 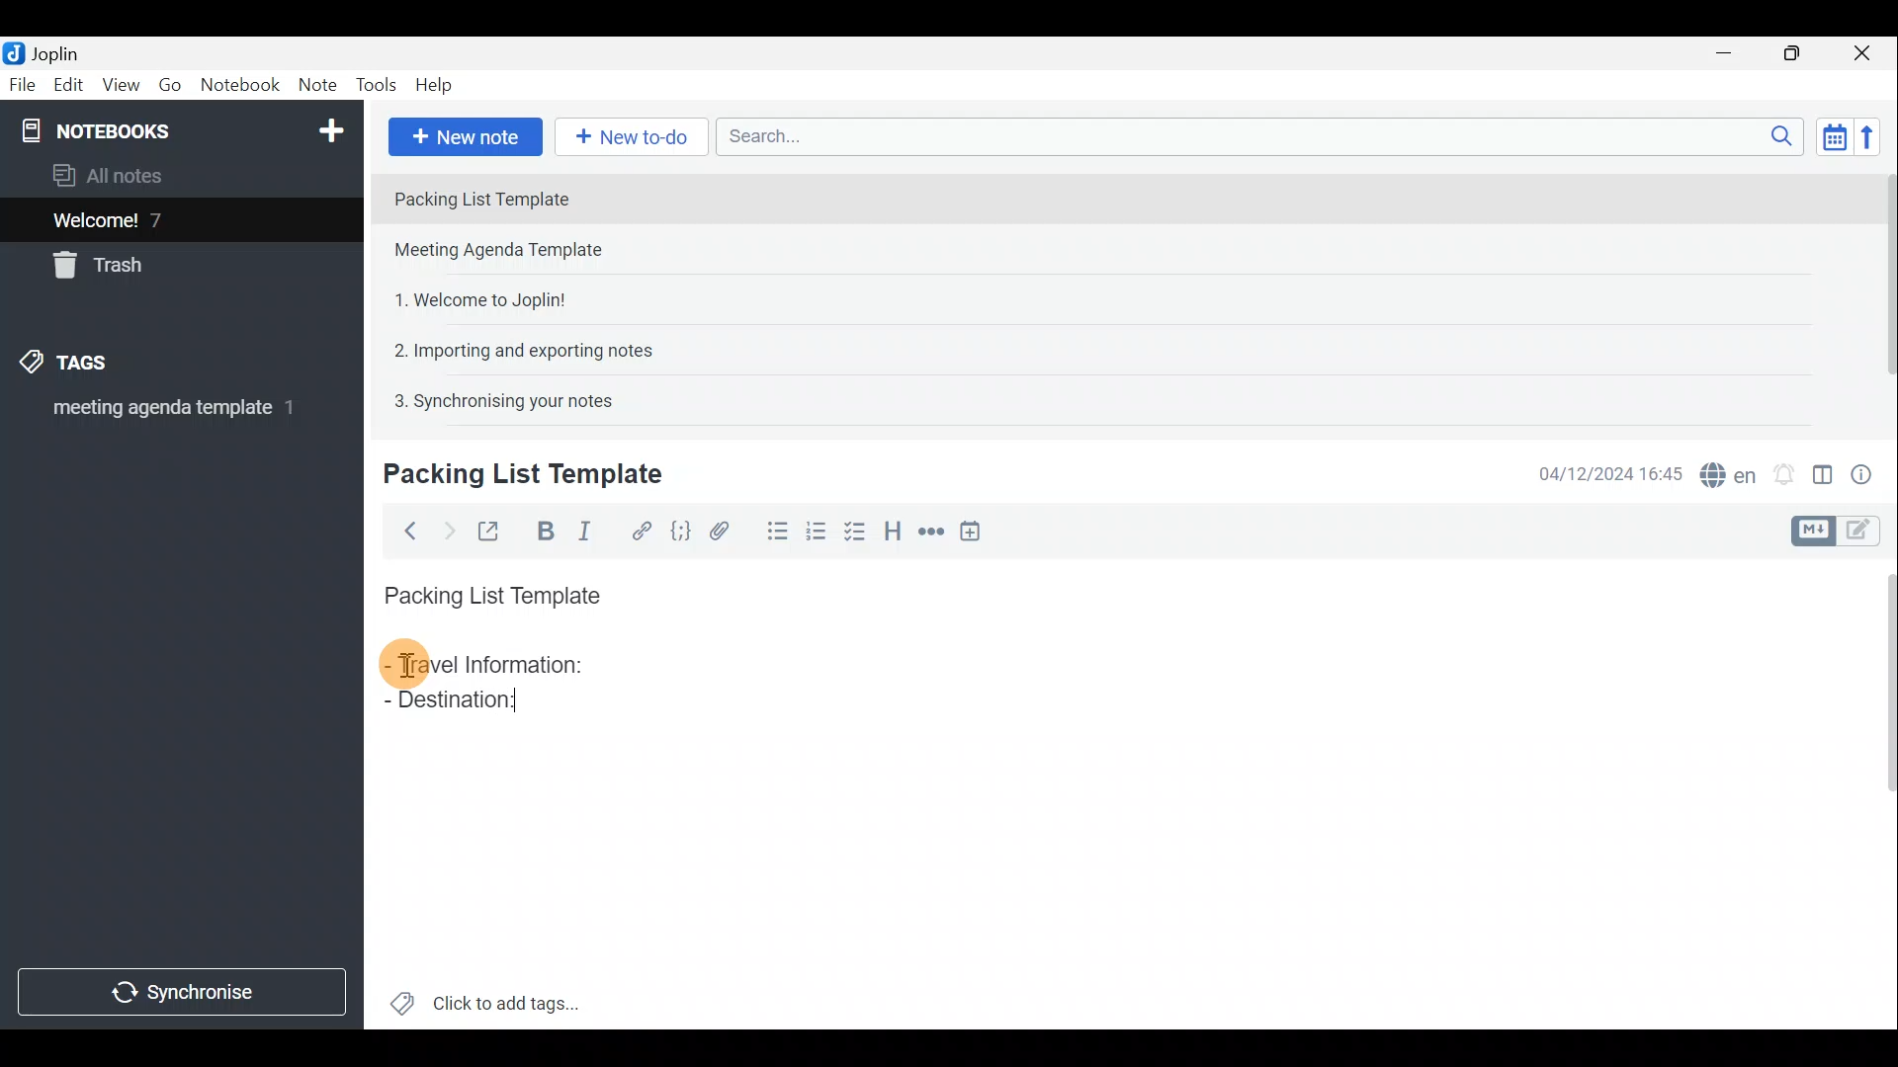 What do you see at coordinates (151, 219) in the screenshot?
I see `Welcome` at bounding box center [151, 219].